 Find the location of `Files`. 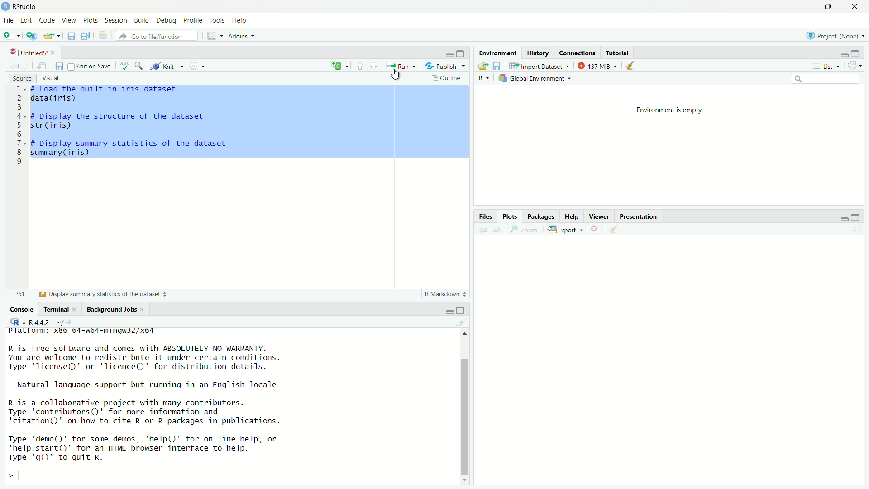

Files is located at coordinates (486, 216).